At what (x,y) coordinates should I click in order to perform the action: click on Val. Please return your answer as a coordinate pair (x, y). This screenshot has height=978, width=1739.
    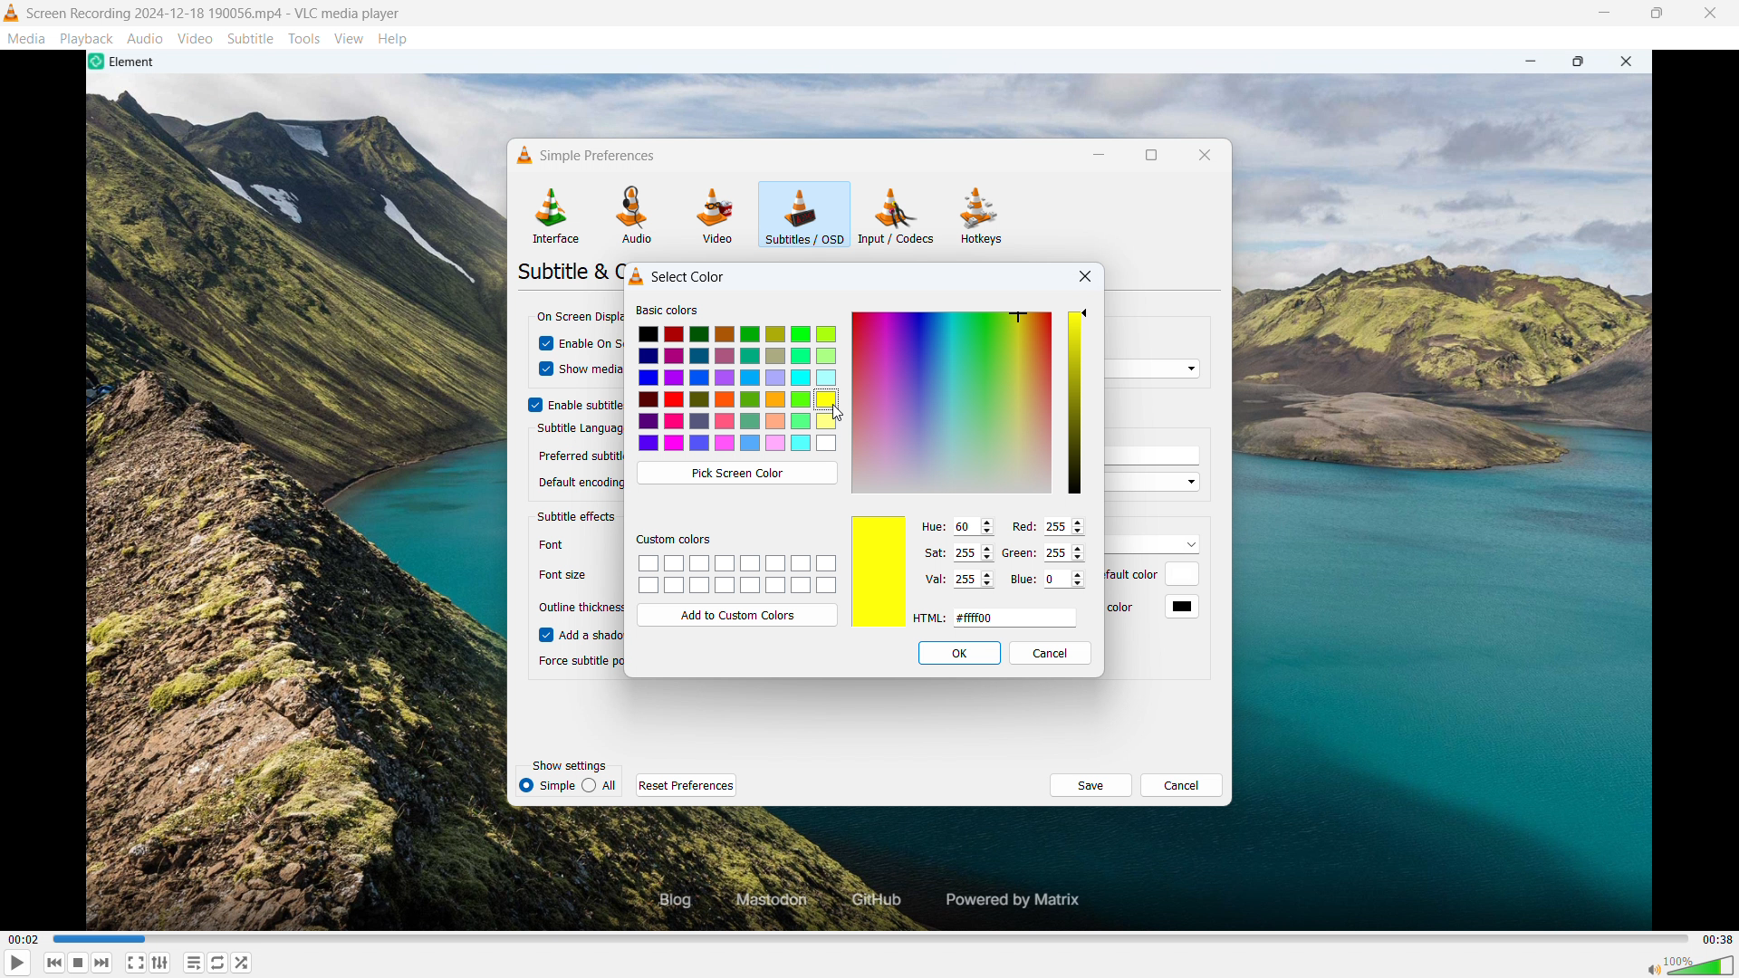
    Looking at the image, I should click on (933, 579).